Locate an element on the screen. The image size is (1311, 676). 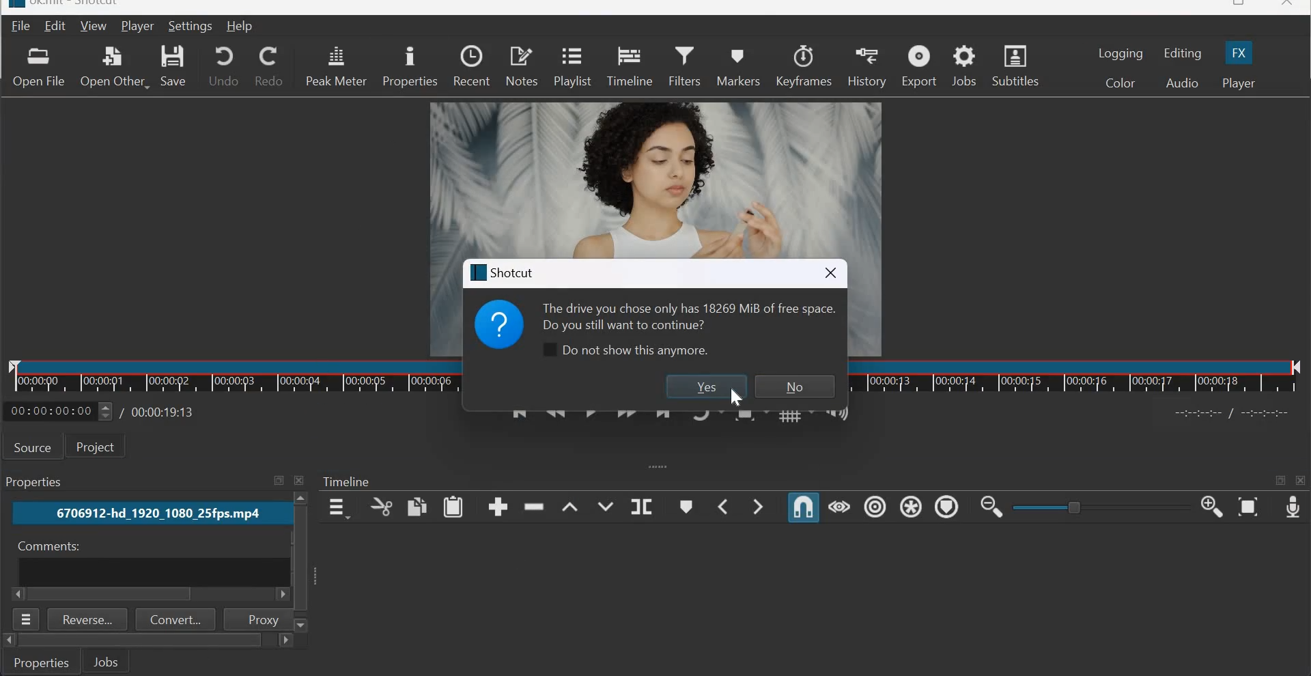
Markers is located at coordinates (740, 66).